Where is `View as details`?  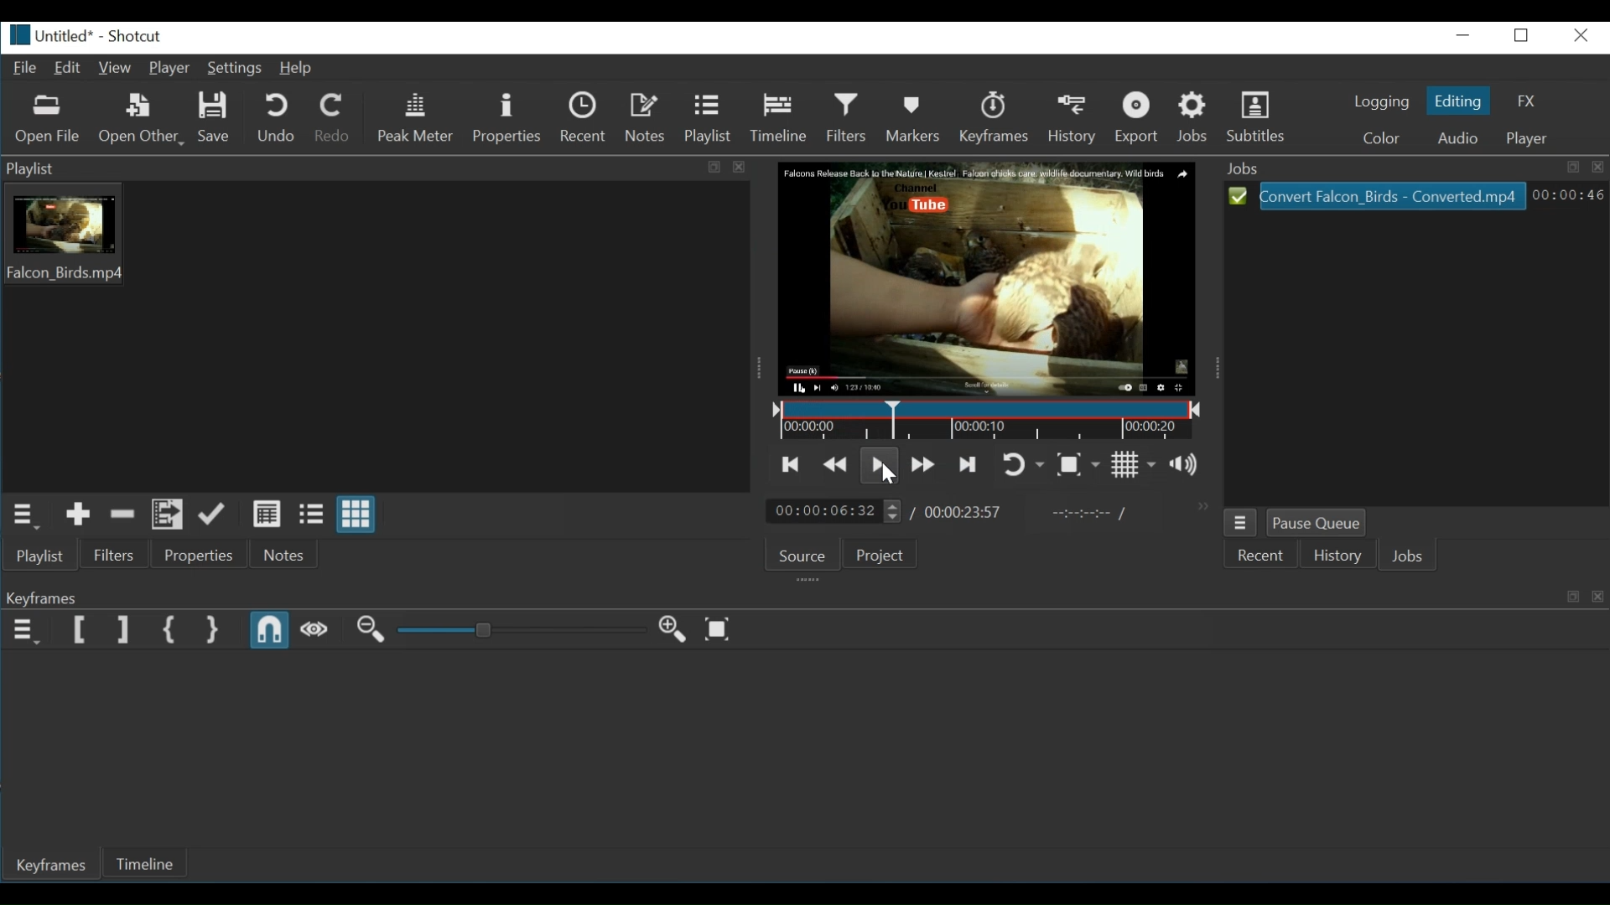
View as details is located at coordinates (267, 515).